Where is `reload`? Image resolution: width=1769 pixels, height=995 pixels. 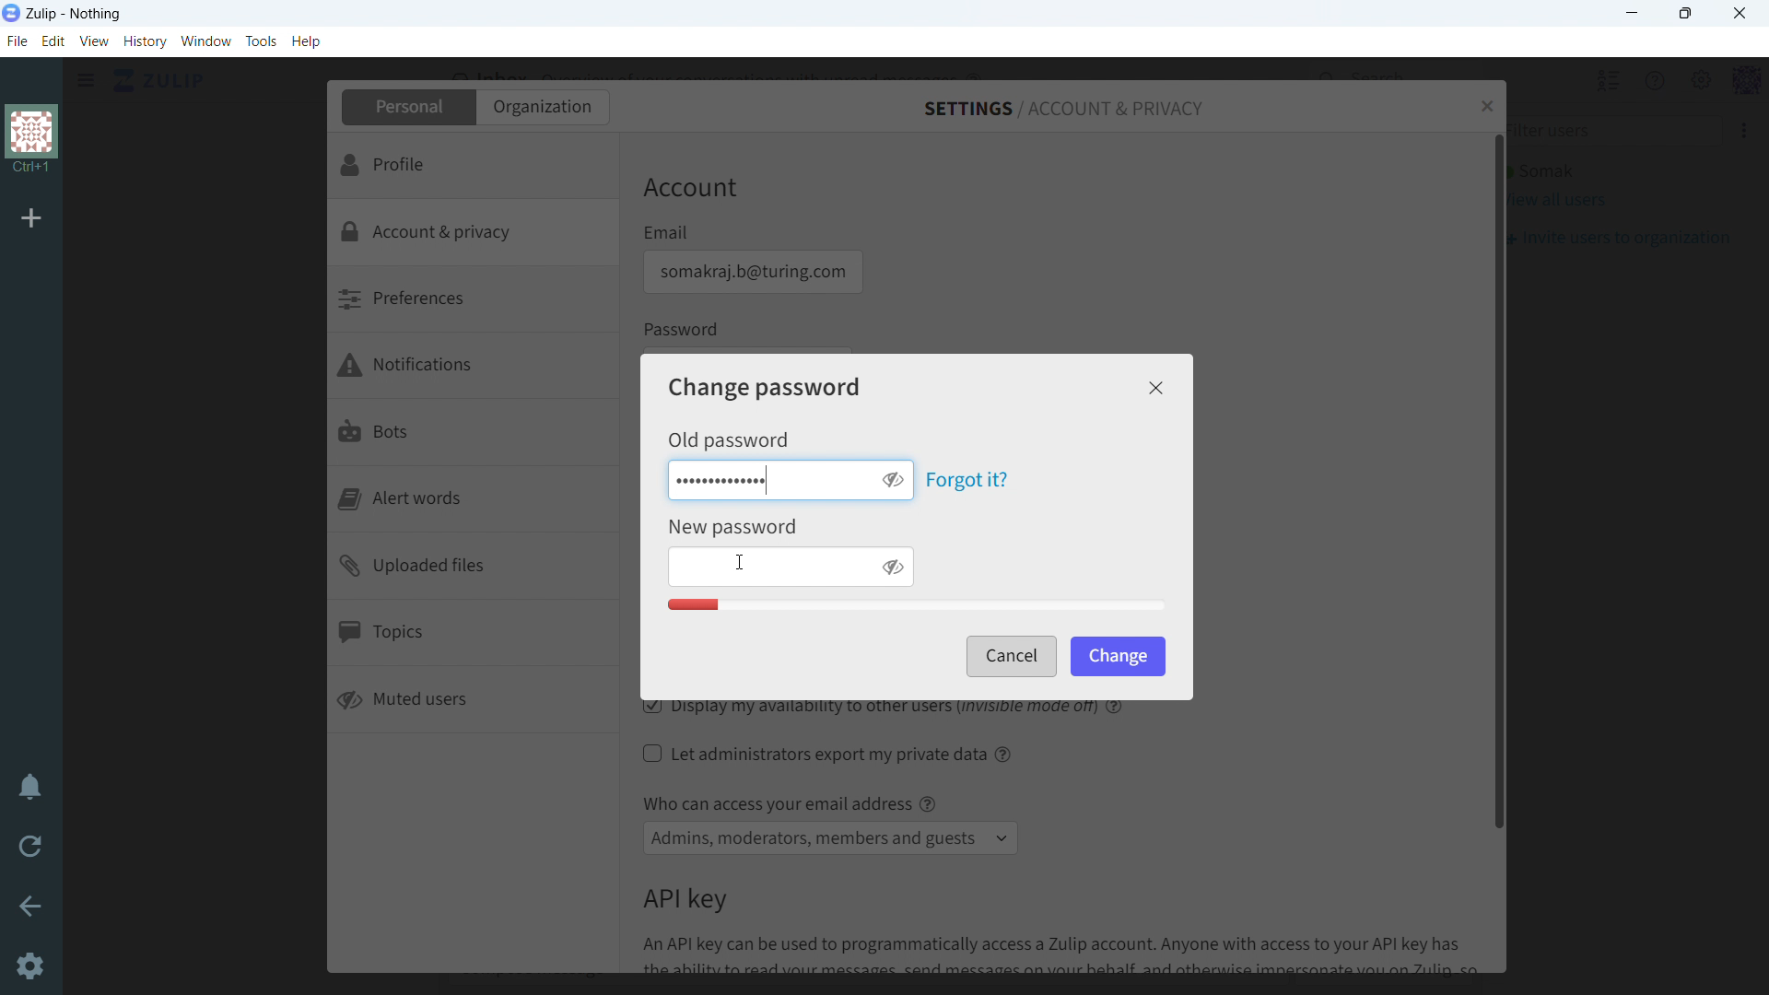
reload is located at coordinates (29, 845).